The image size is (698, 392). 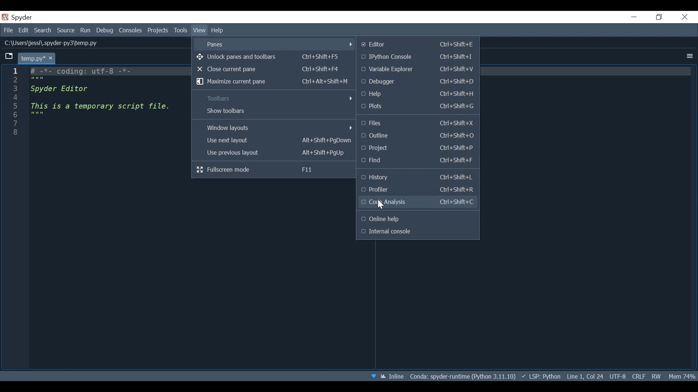 What do you see at coordinates (104, 30) in the screenshot?
I see `Debug` at bounding box center [104, 30].